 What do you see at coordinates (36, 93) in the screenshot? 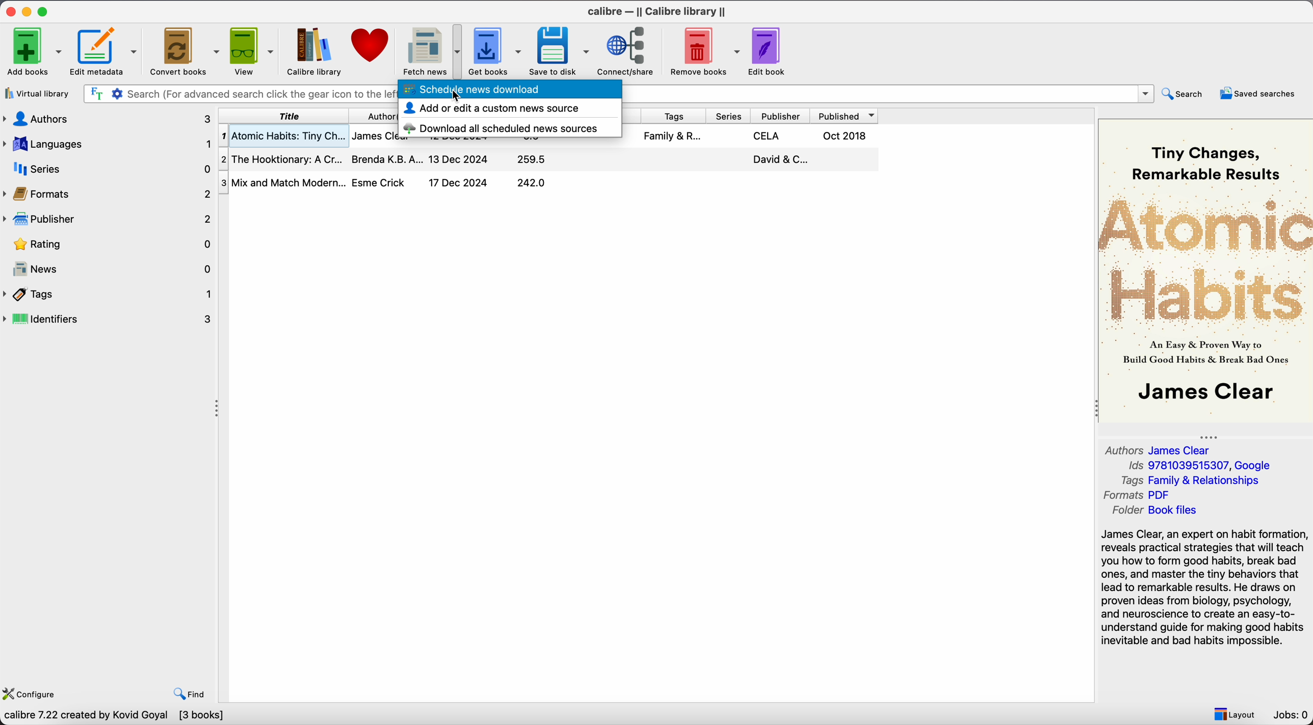
I see `virtual library` at bounding box center [36, 93].